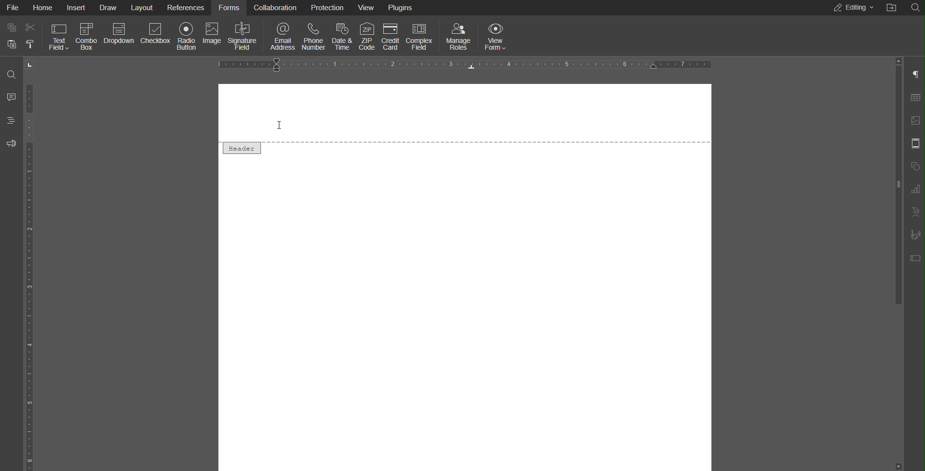  What do you see at coordinates (459, 36) in the screenshot?
I see `Manage Roles` at bounding box center [459, 36].